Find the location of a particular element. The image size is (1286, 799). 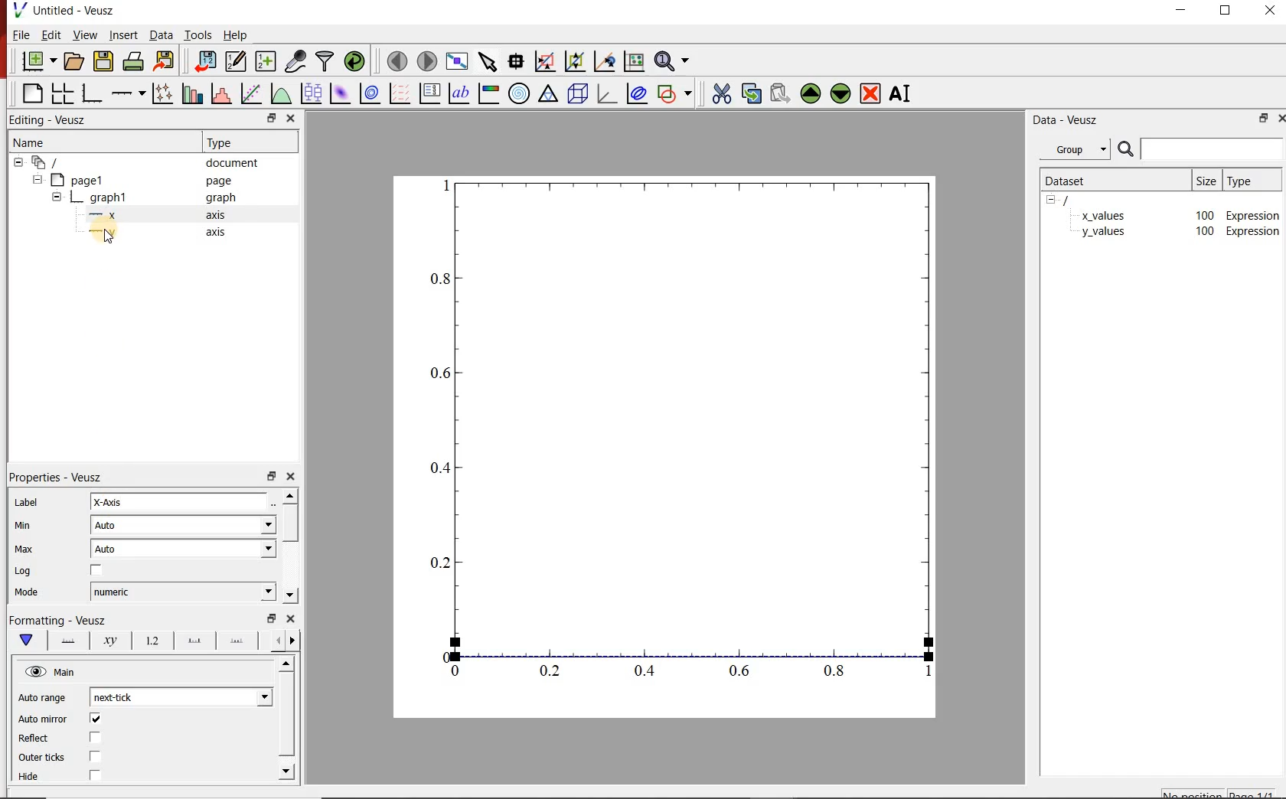

fit a function to a data is located at coordinates (251, 93).